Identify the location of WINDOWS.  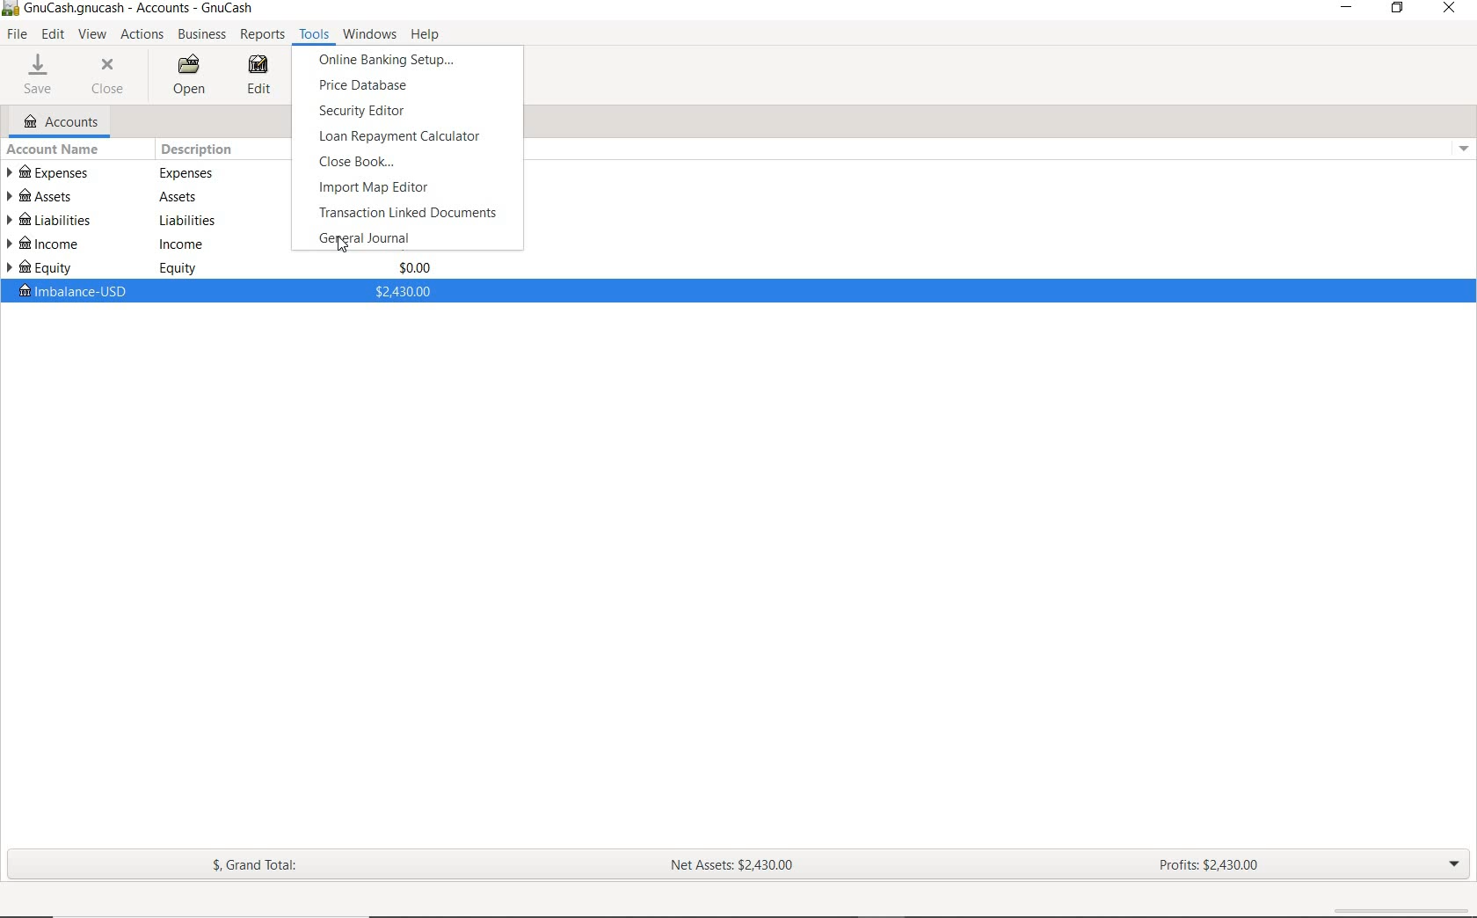
(370, 35).